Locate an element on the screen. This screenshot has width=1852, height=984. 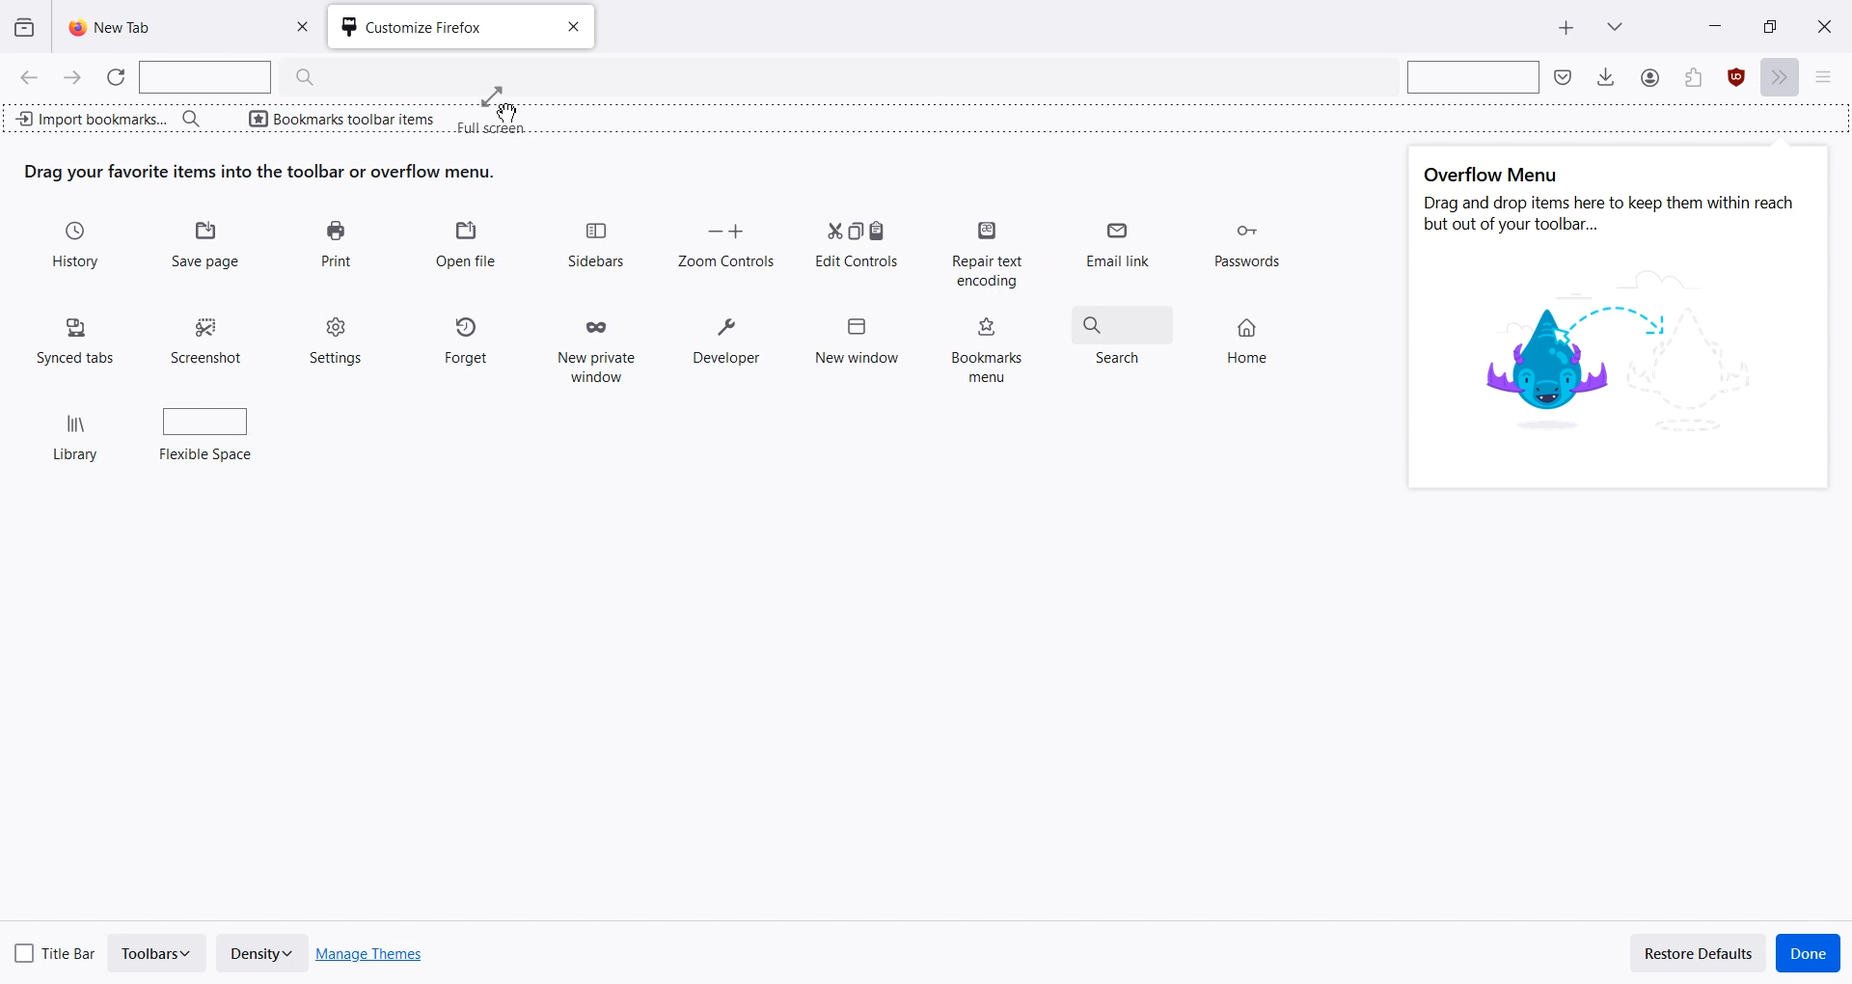
Density is located at coordinates (261, 953).